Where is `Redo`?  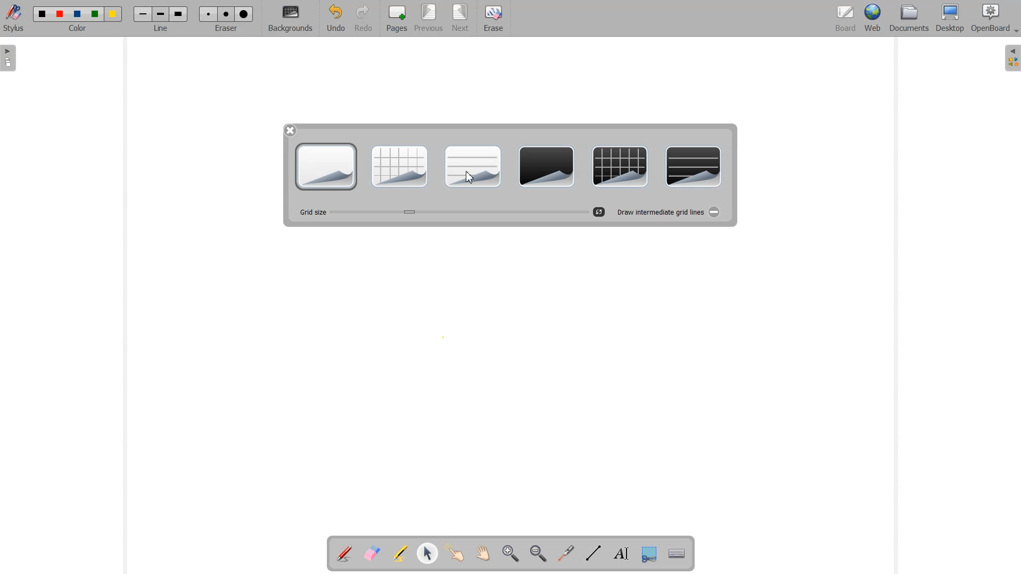
Redo is located at coordinates (364, 19).